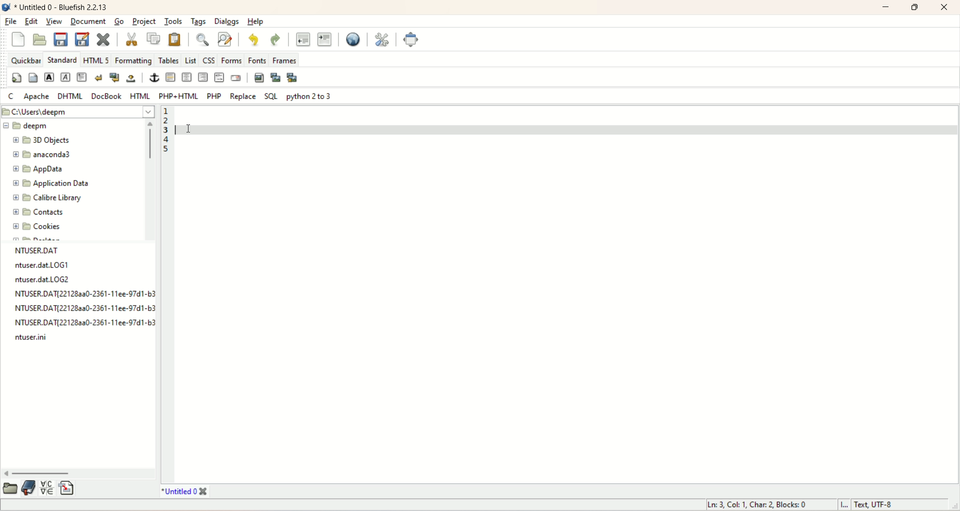  I want to click on PHP, so click(212, 96).